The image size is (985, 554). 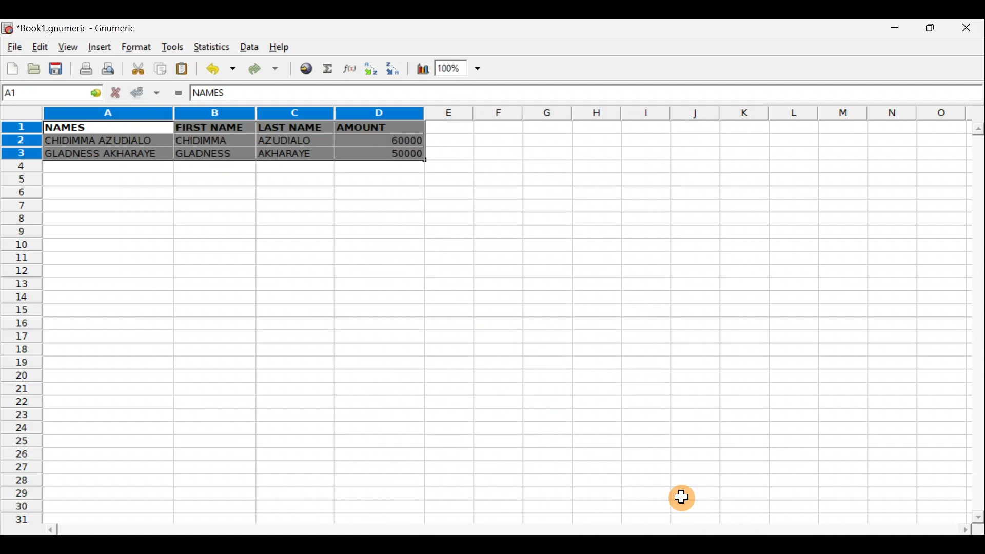 I want to click on Enter formula, so click(x=180, y=94).